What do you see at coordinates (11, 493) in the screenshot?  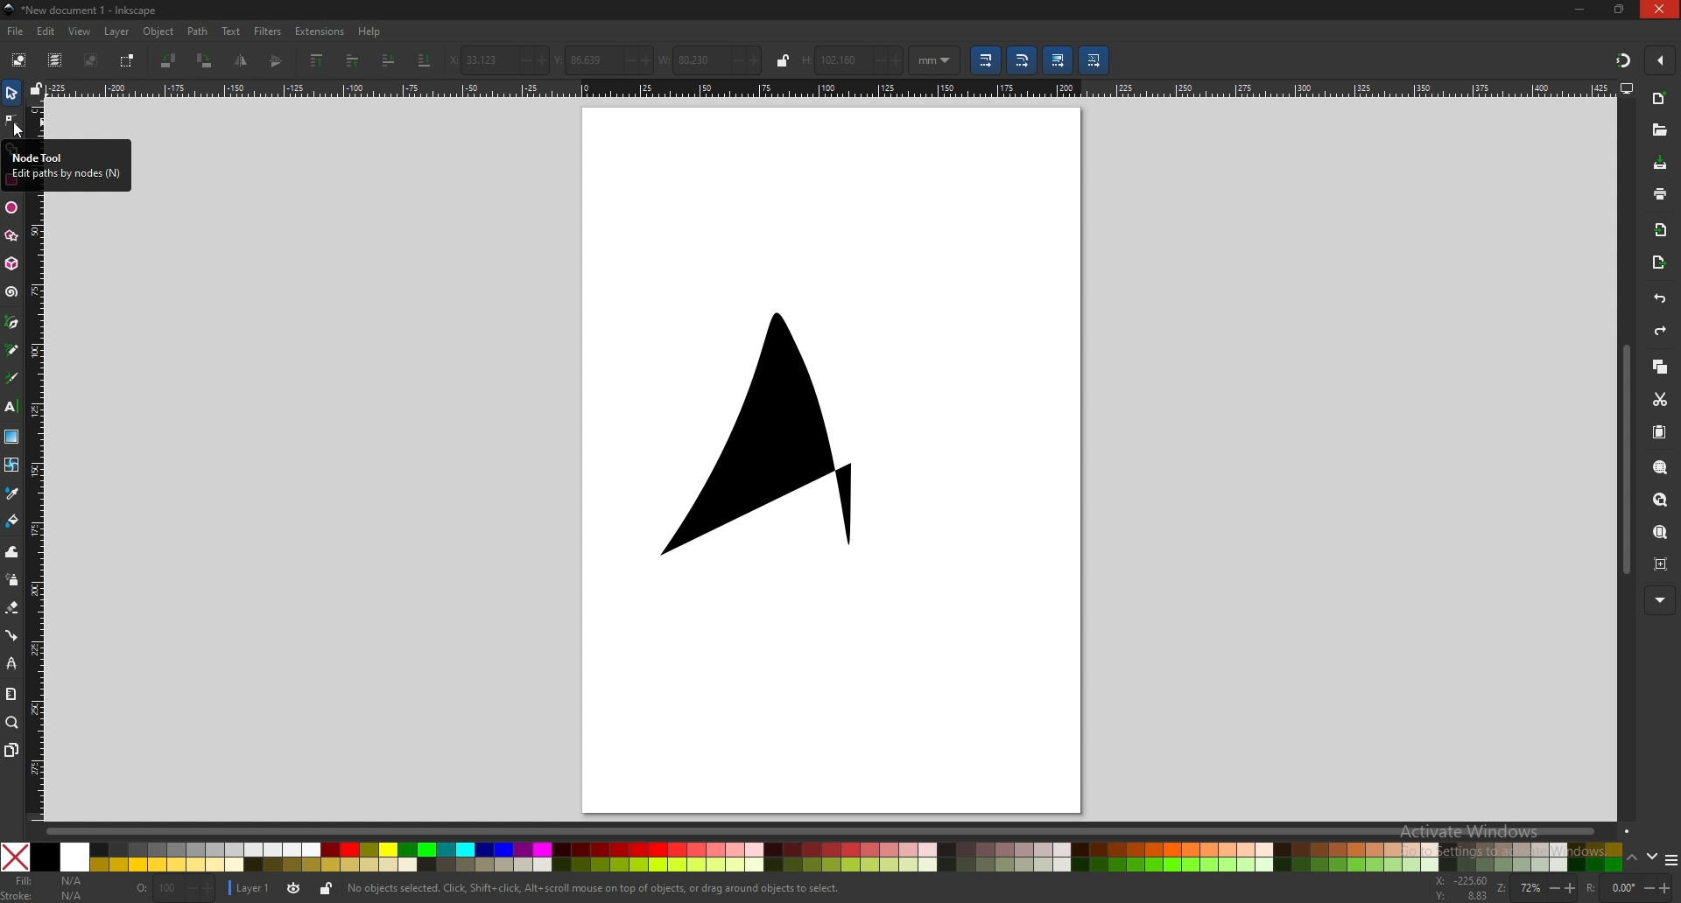 I see `dropper` at bounding box center [11, 493].